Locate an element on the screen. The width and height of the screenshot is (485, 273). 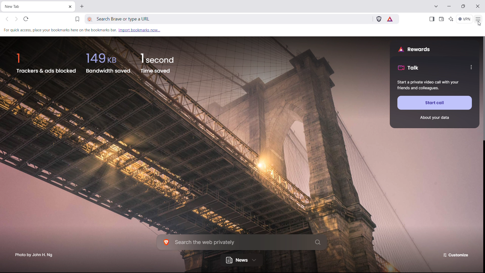
1 trackers and ads blocked is located at coordinates (46, 62).